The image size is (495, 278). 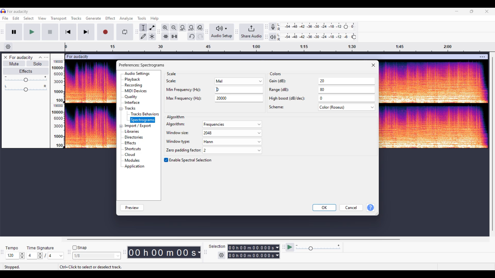 What do you see at coordinates (135, 80) in the screenshot?
I see `playback` at bounding box center [135, 80].